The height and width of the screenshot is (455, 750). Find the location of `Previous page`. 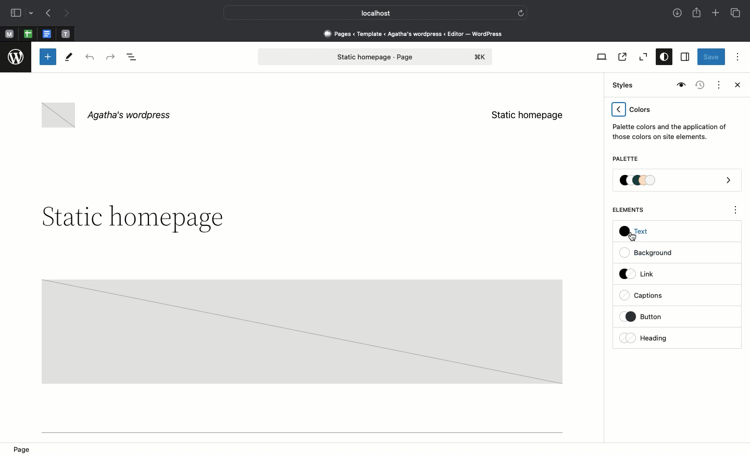

Previous page is located at coordinates (47, 14).